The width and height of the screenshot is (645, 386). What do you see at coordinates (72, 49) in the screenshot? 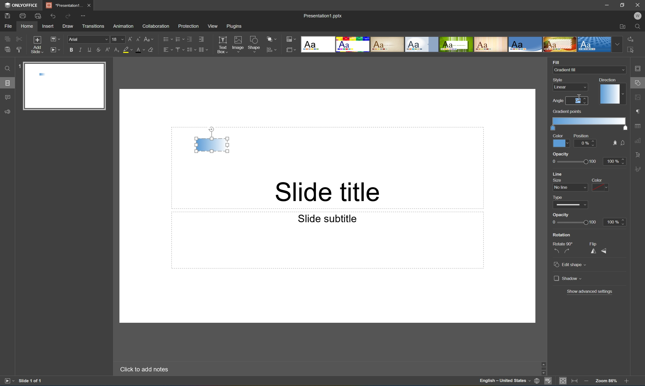
I see `Bold` at bounding box center [72, 49].